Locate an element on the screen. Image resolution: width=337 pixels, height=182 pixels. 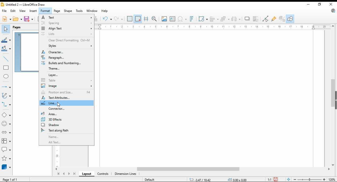
horizontal scale is located at coordinates (211, 27).